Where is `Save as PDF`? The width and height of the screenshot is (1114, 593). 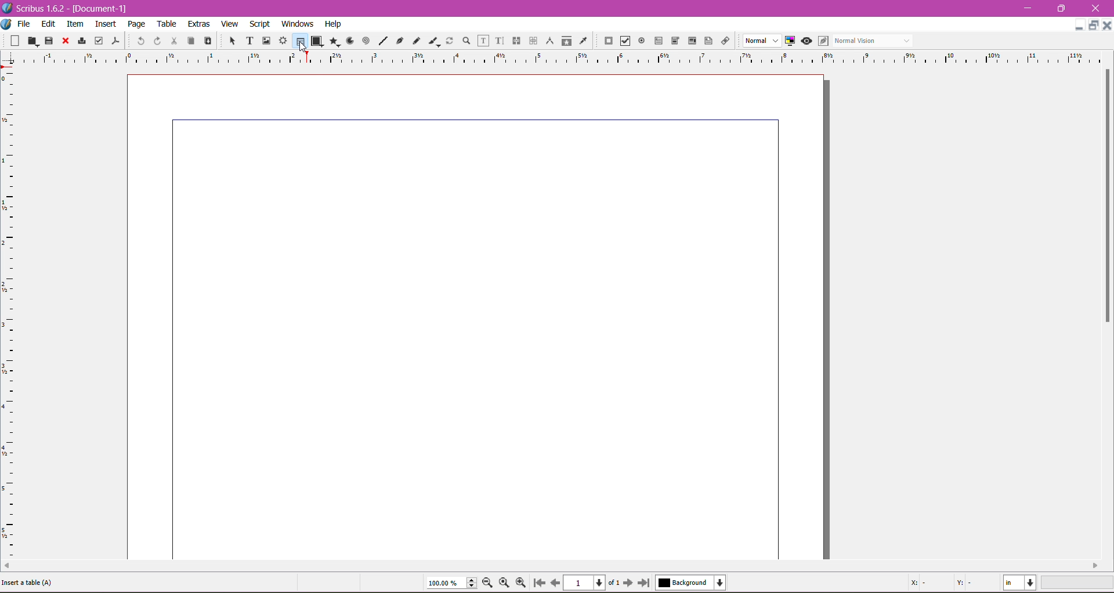 Save as PDF is located at coordinates (117, 38).